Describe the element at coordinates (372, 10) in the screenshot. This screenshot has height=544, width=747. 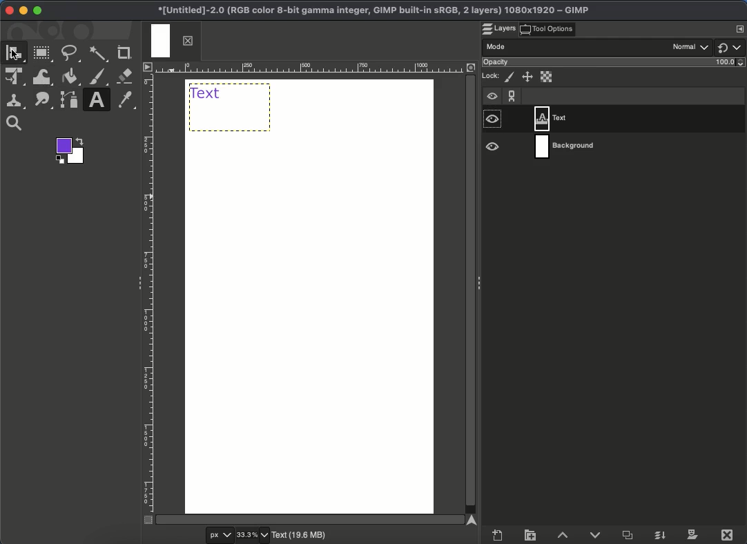
I see `Project name` at that location.